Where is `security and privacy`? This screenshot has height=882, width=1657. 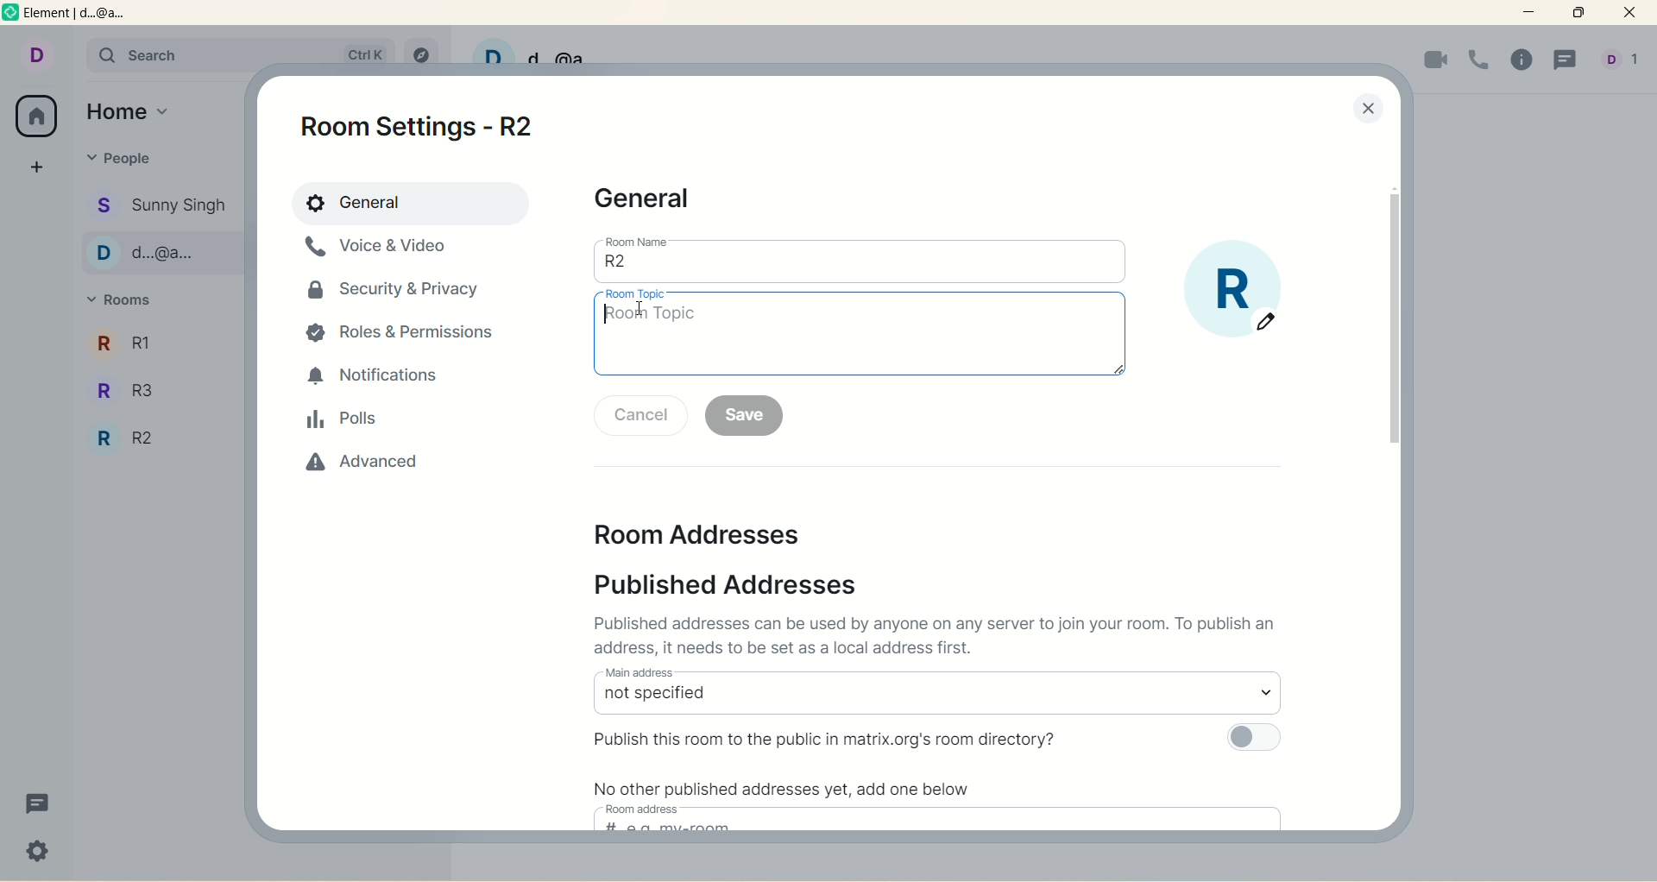
security and privacy is located at coordinates (395, 297).